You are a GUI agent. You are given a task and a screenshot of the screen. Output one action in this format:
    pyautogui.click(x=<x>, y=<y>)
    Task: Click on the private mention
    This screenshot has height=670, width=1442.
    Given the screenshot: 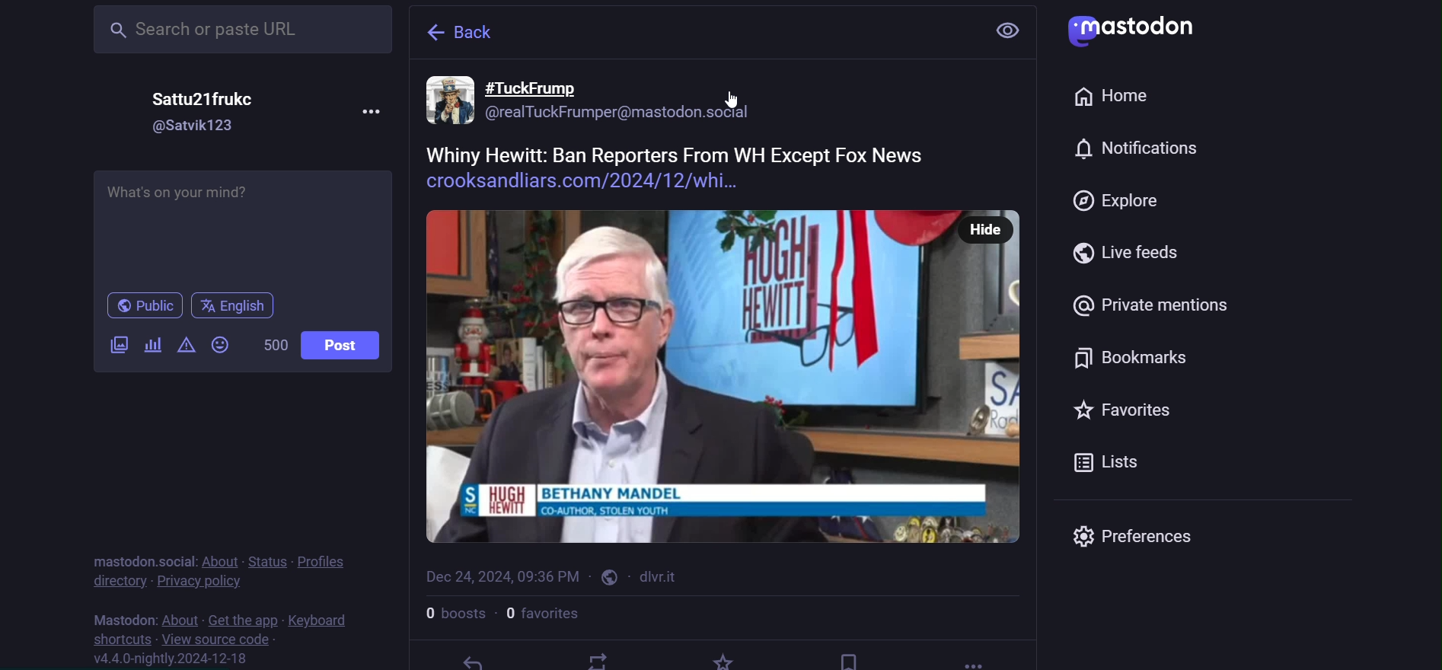 What is the action you would take?
    pyautogui.click(x=1160, y=308)
    